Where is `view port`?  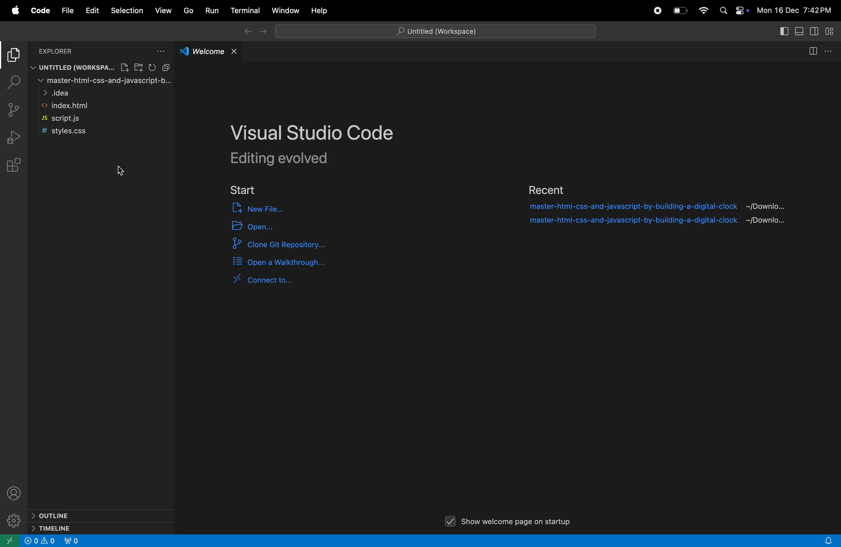
view port is located at coordinates (74, 540).